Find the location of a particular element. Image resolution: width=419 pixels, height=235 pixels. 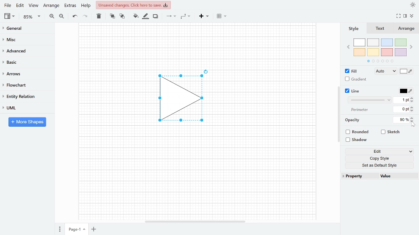

workspace is located at coordinates (112, 99).